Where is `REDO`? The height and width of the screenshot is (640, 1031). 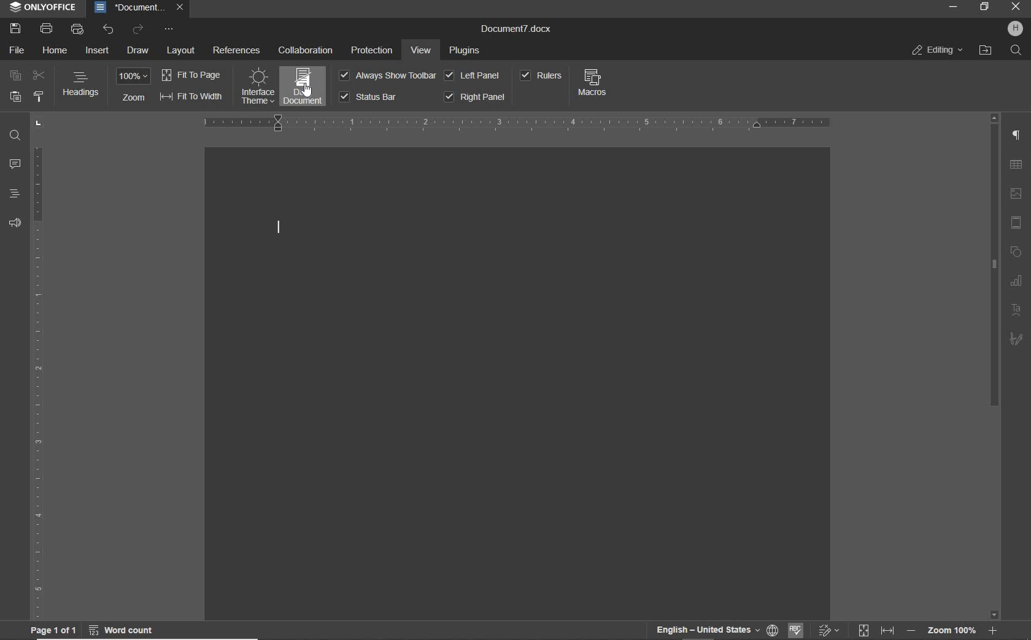
REDO is located at coordinates (139, 31).